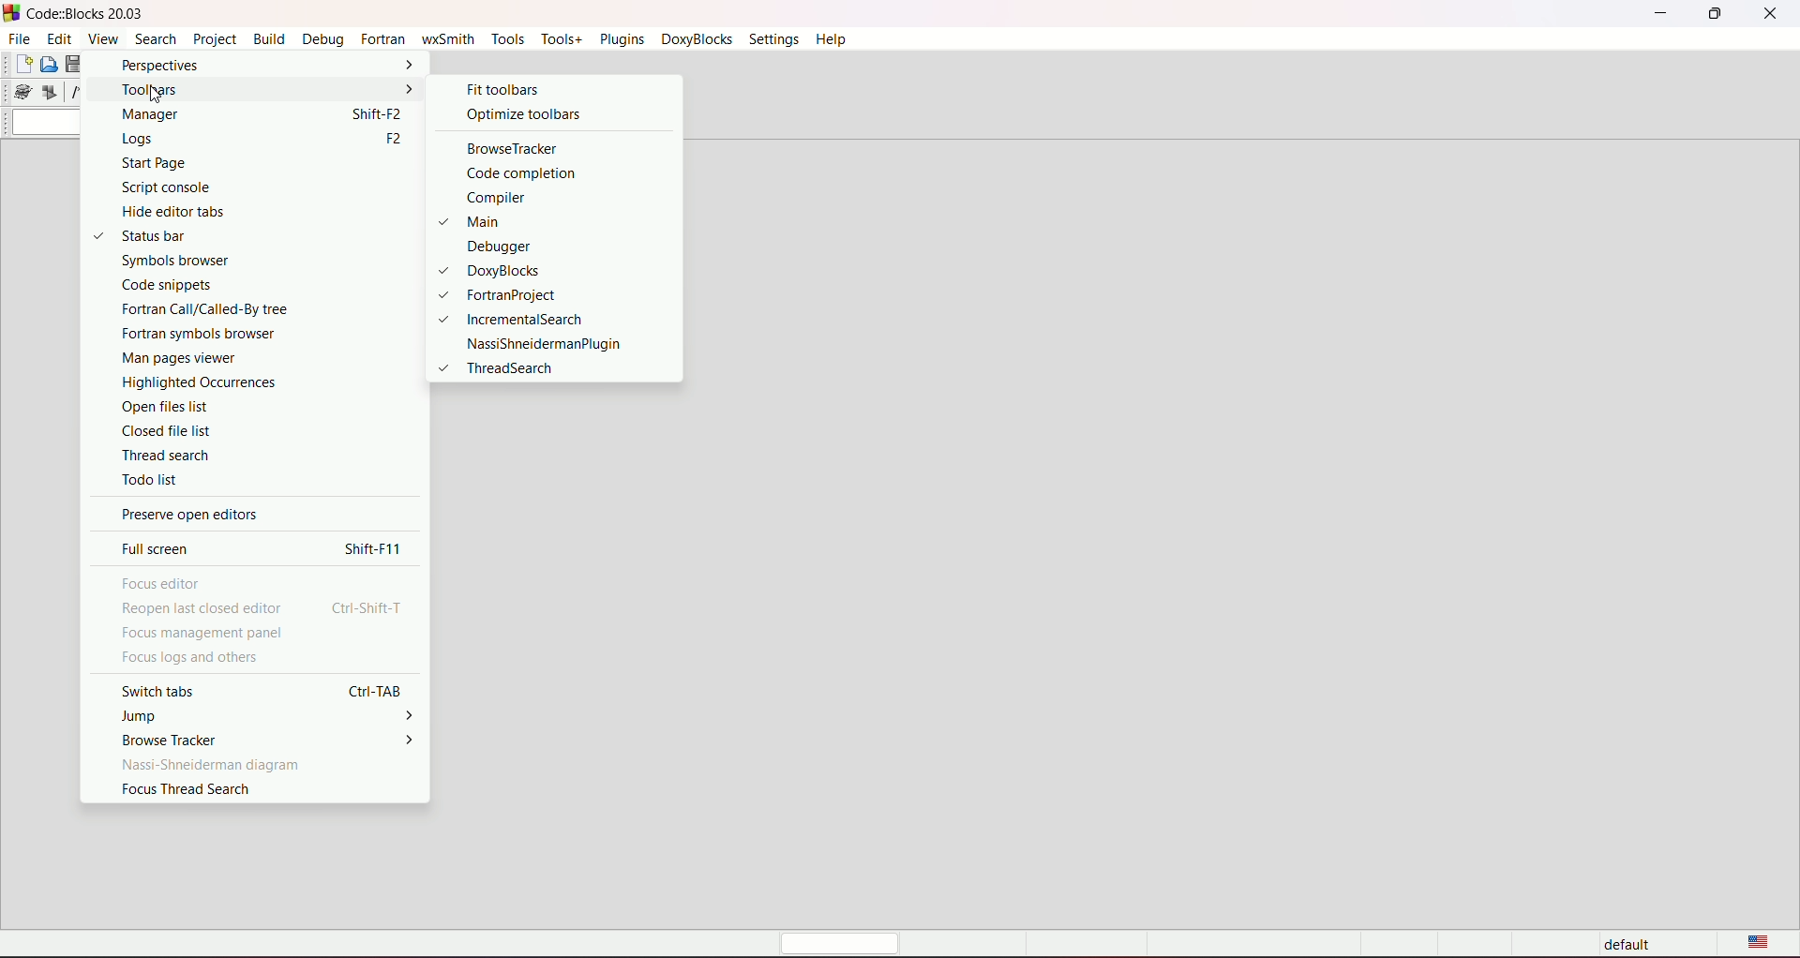 The image size is (1800, 958). Describe the element at coordinates (1660, 12) in the screenshot. I see `minimize` at that location.